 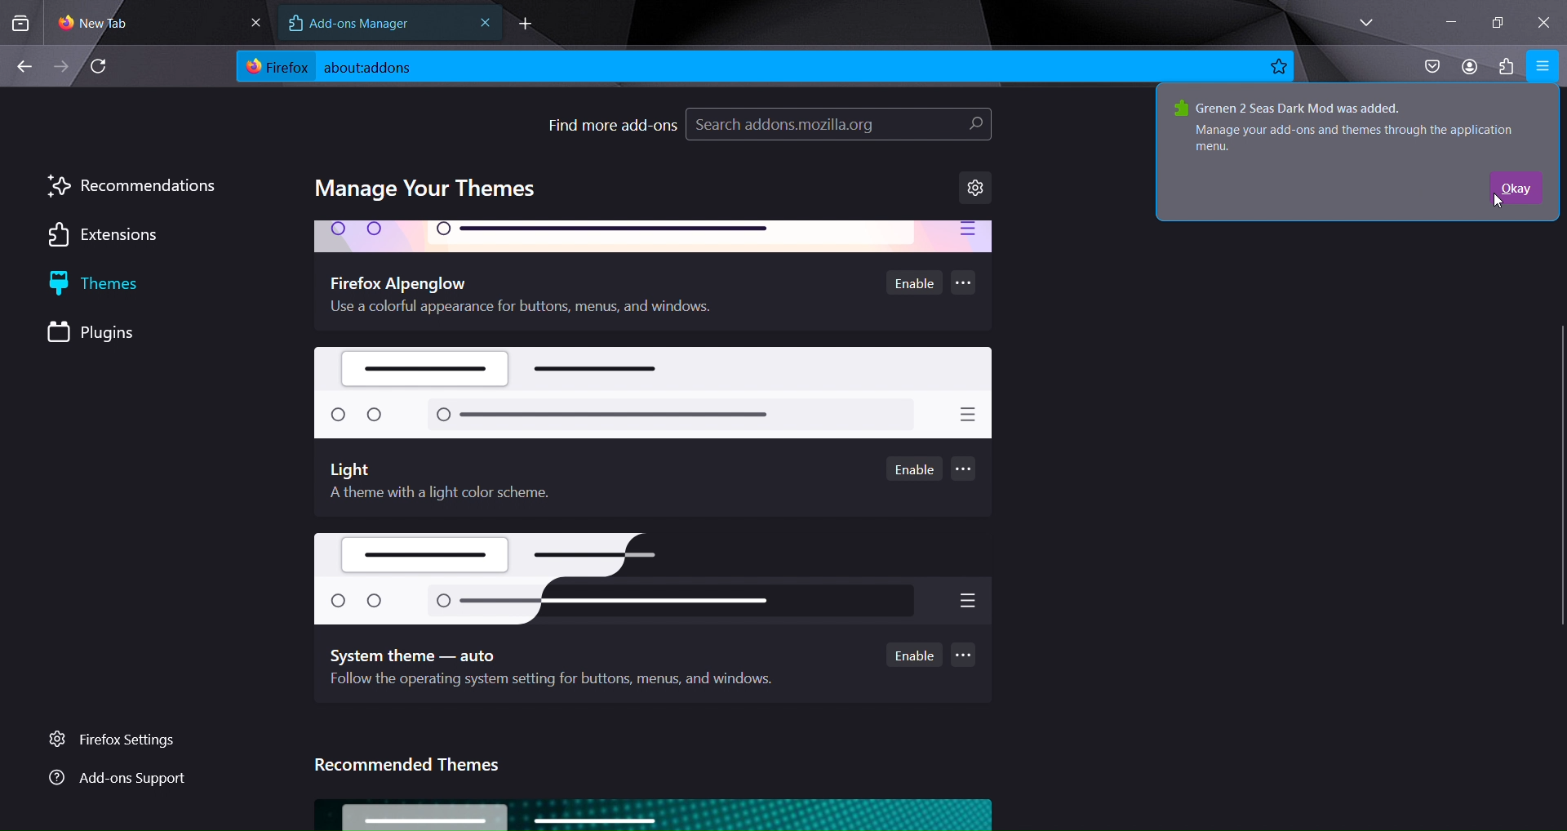 I want to click on go back one page, so click(x=24, y=63).